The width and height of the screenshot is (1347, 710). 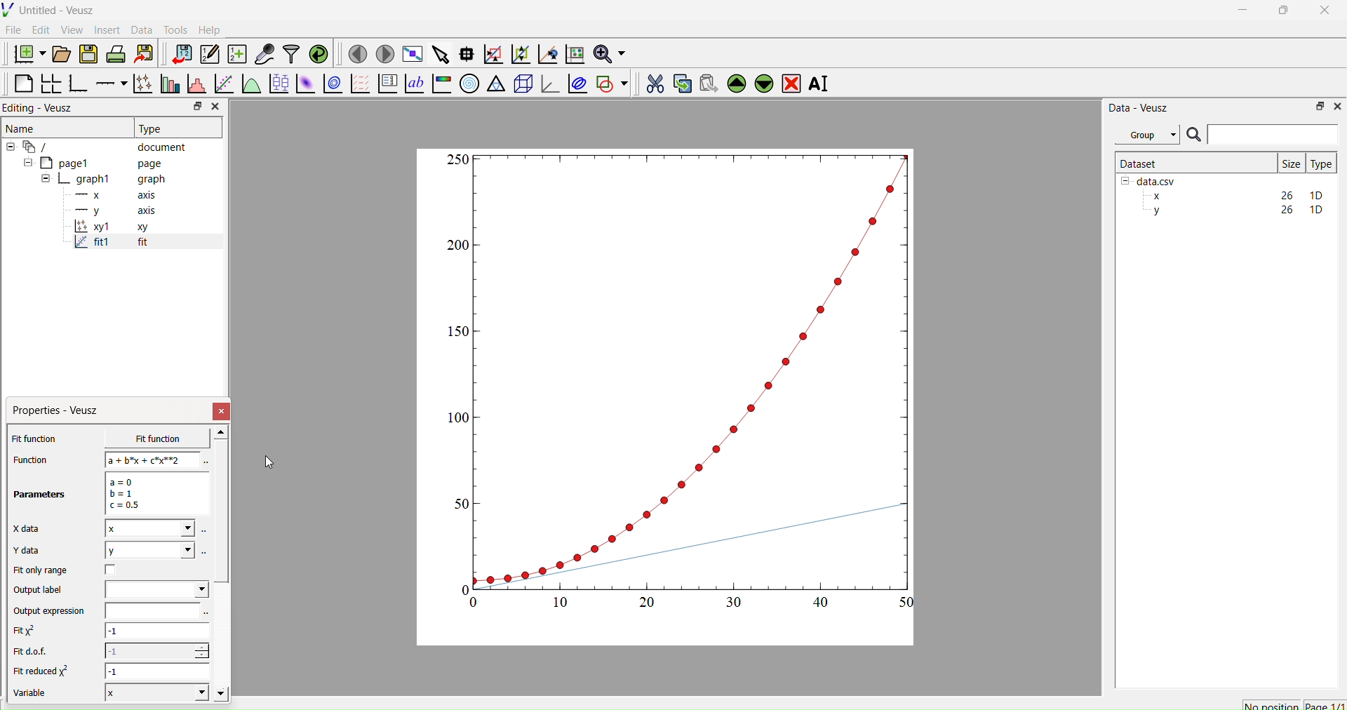 What do you see at coordinates (1242, 13) in the screenshot?
I see `Minimize` at bounding box center [1242, 13].